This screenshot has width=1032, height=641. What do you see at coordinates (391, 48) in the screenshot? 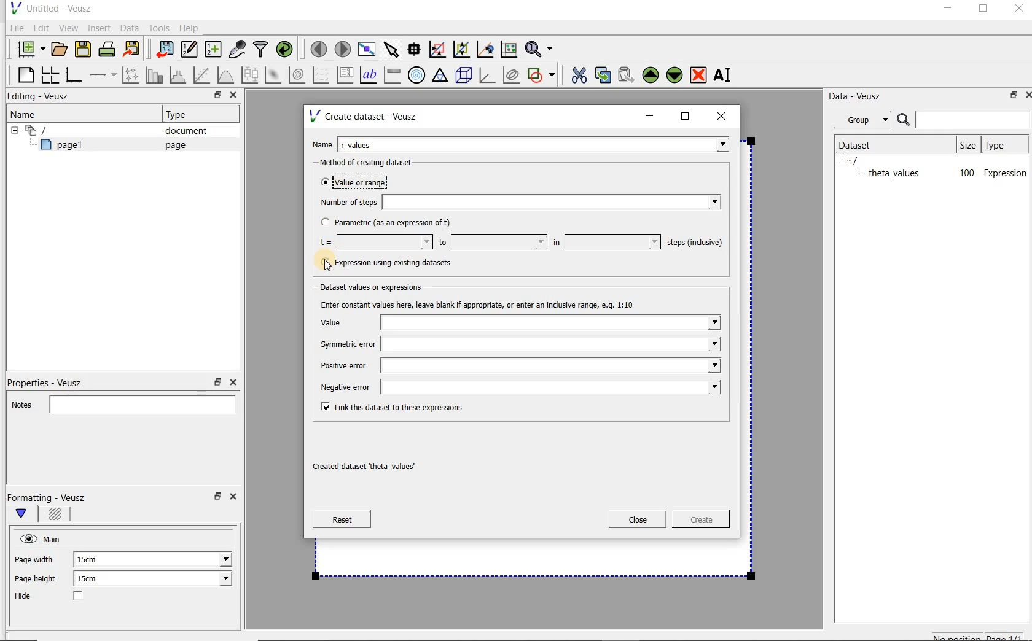
I see `select items from the graph or scroll` at bounding box center [391, 48].